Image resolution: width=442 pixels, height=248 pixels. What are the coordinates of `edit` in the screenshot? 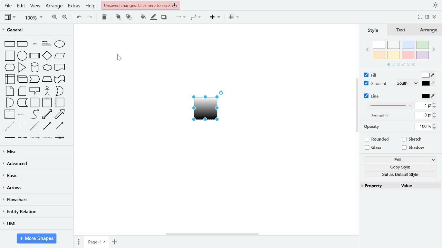 It's located at (20, 6).